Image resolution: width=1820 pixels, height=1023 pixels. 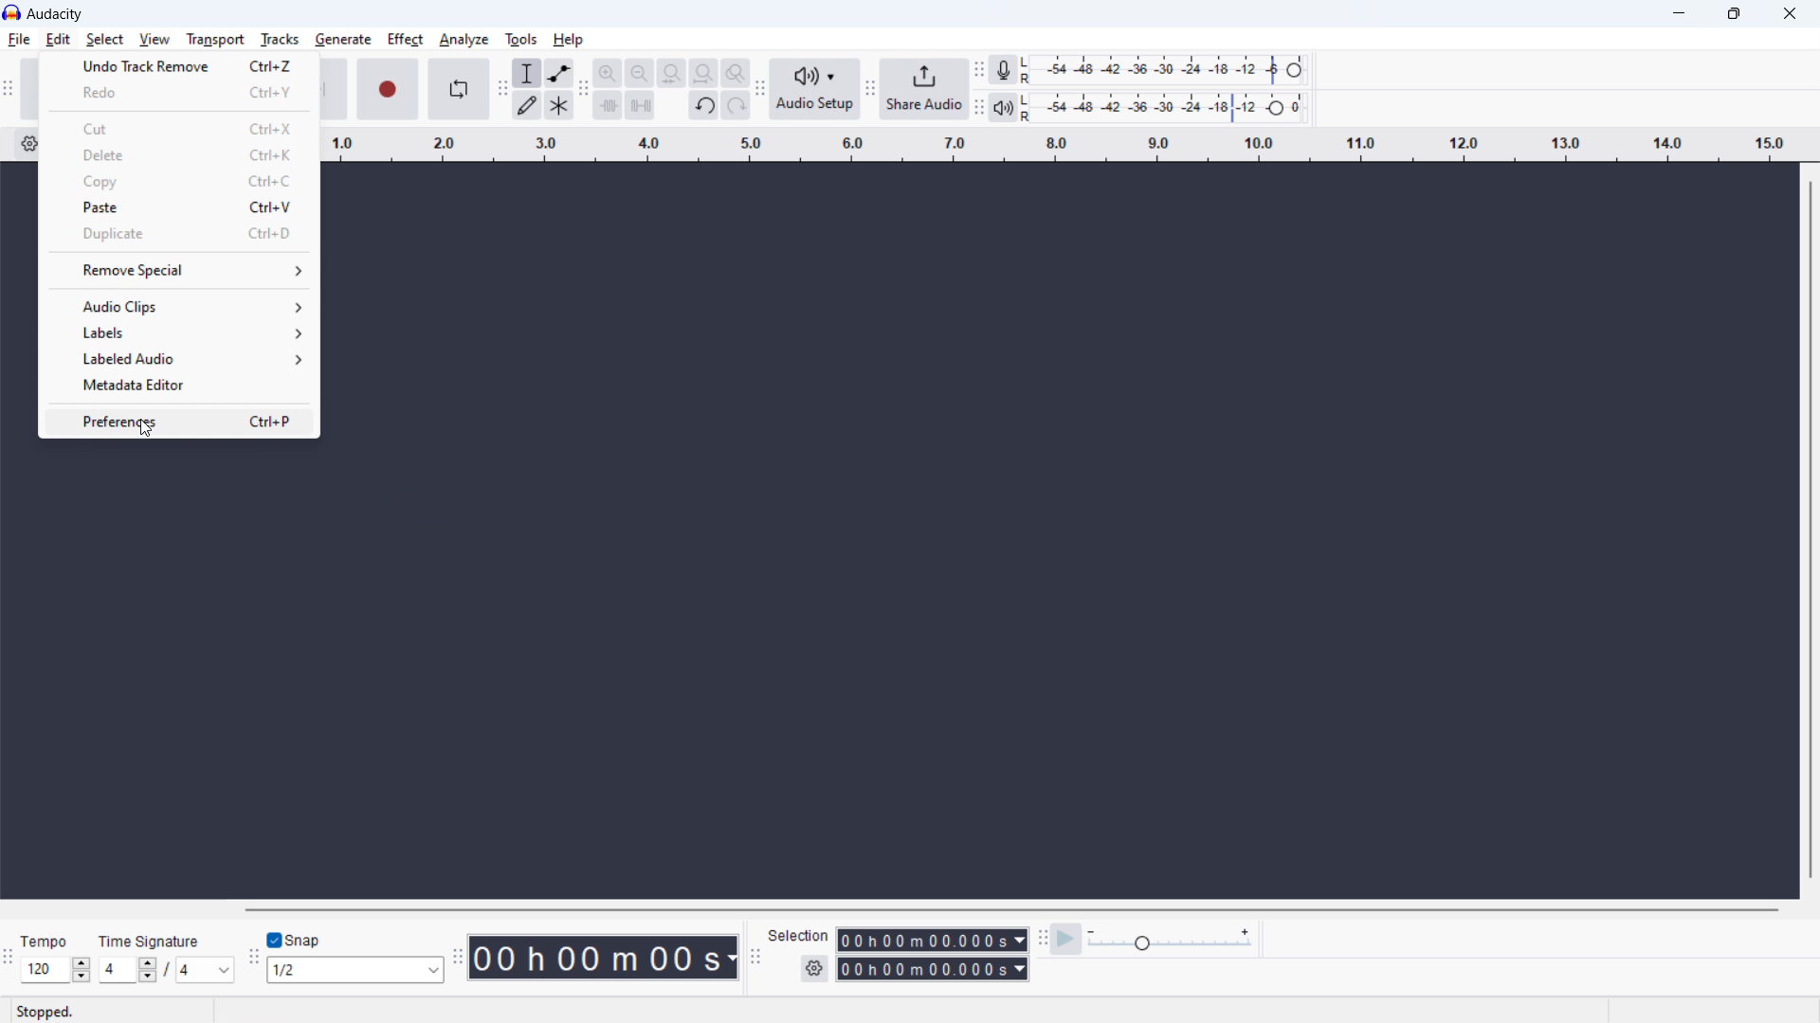 What do you see at coordinates (177, 155) in the screenshot?
I see `delete` at bounding box center [177, 155].